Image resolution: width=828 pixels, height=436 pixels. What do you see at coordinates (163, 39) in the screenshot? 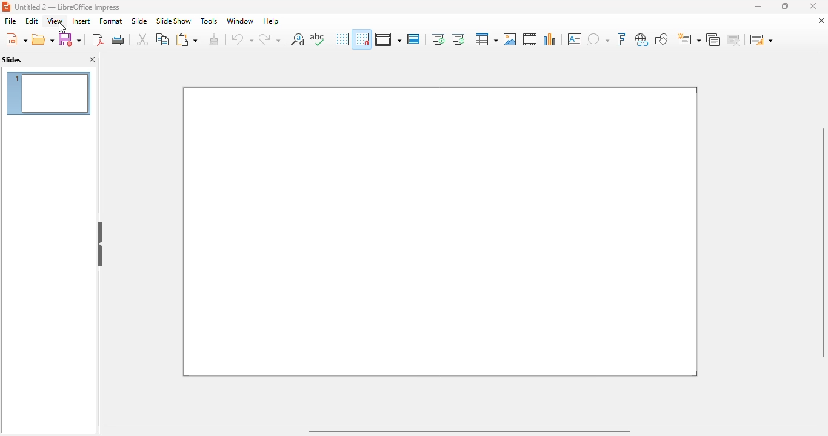
I see `copy` at bounding box center [163, 39].